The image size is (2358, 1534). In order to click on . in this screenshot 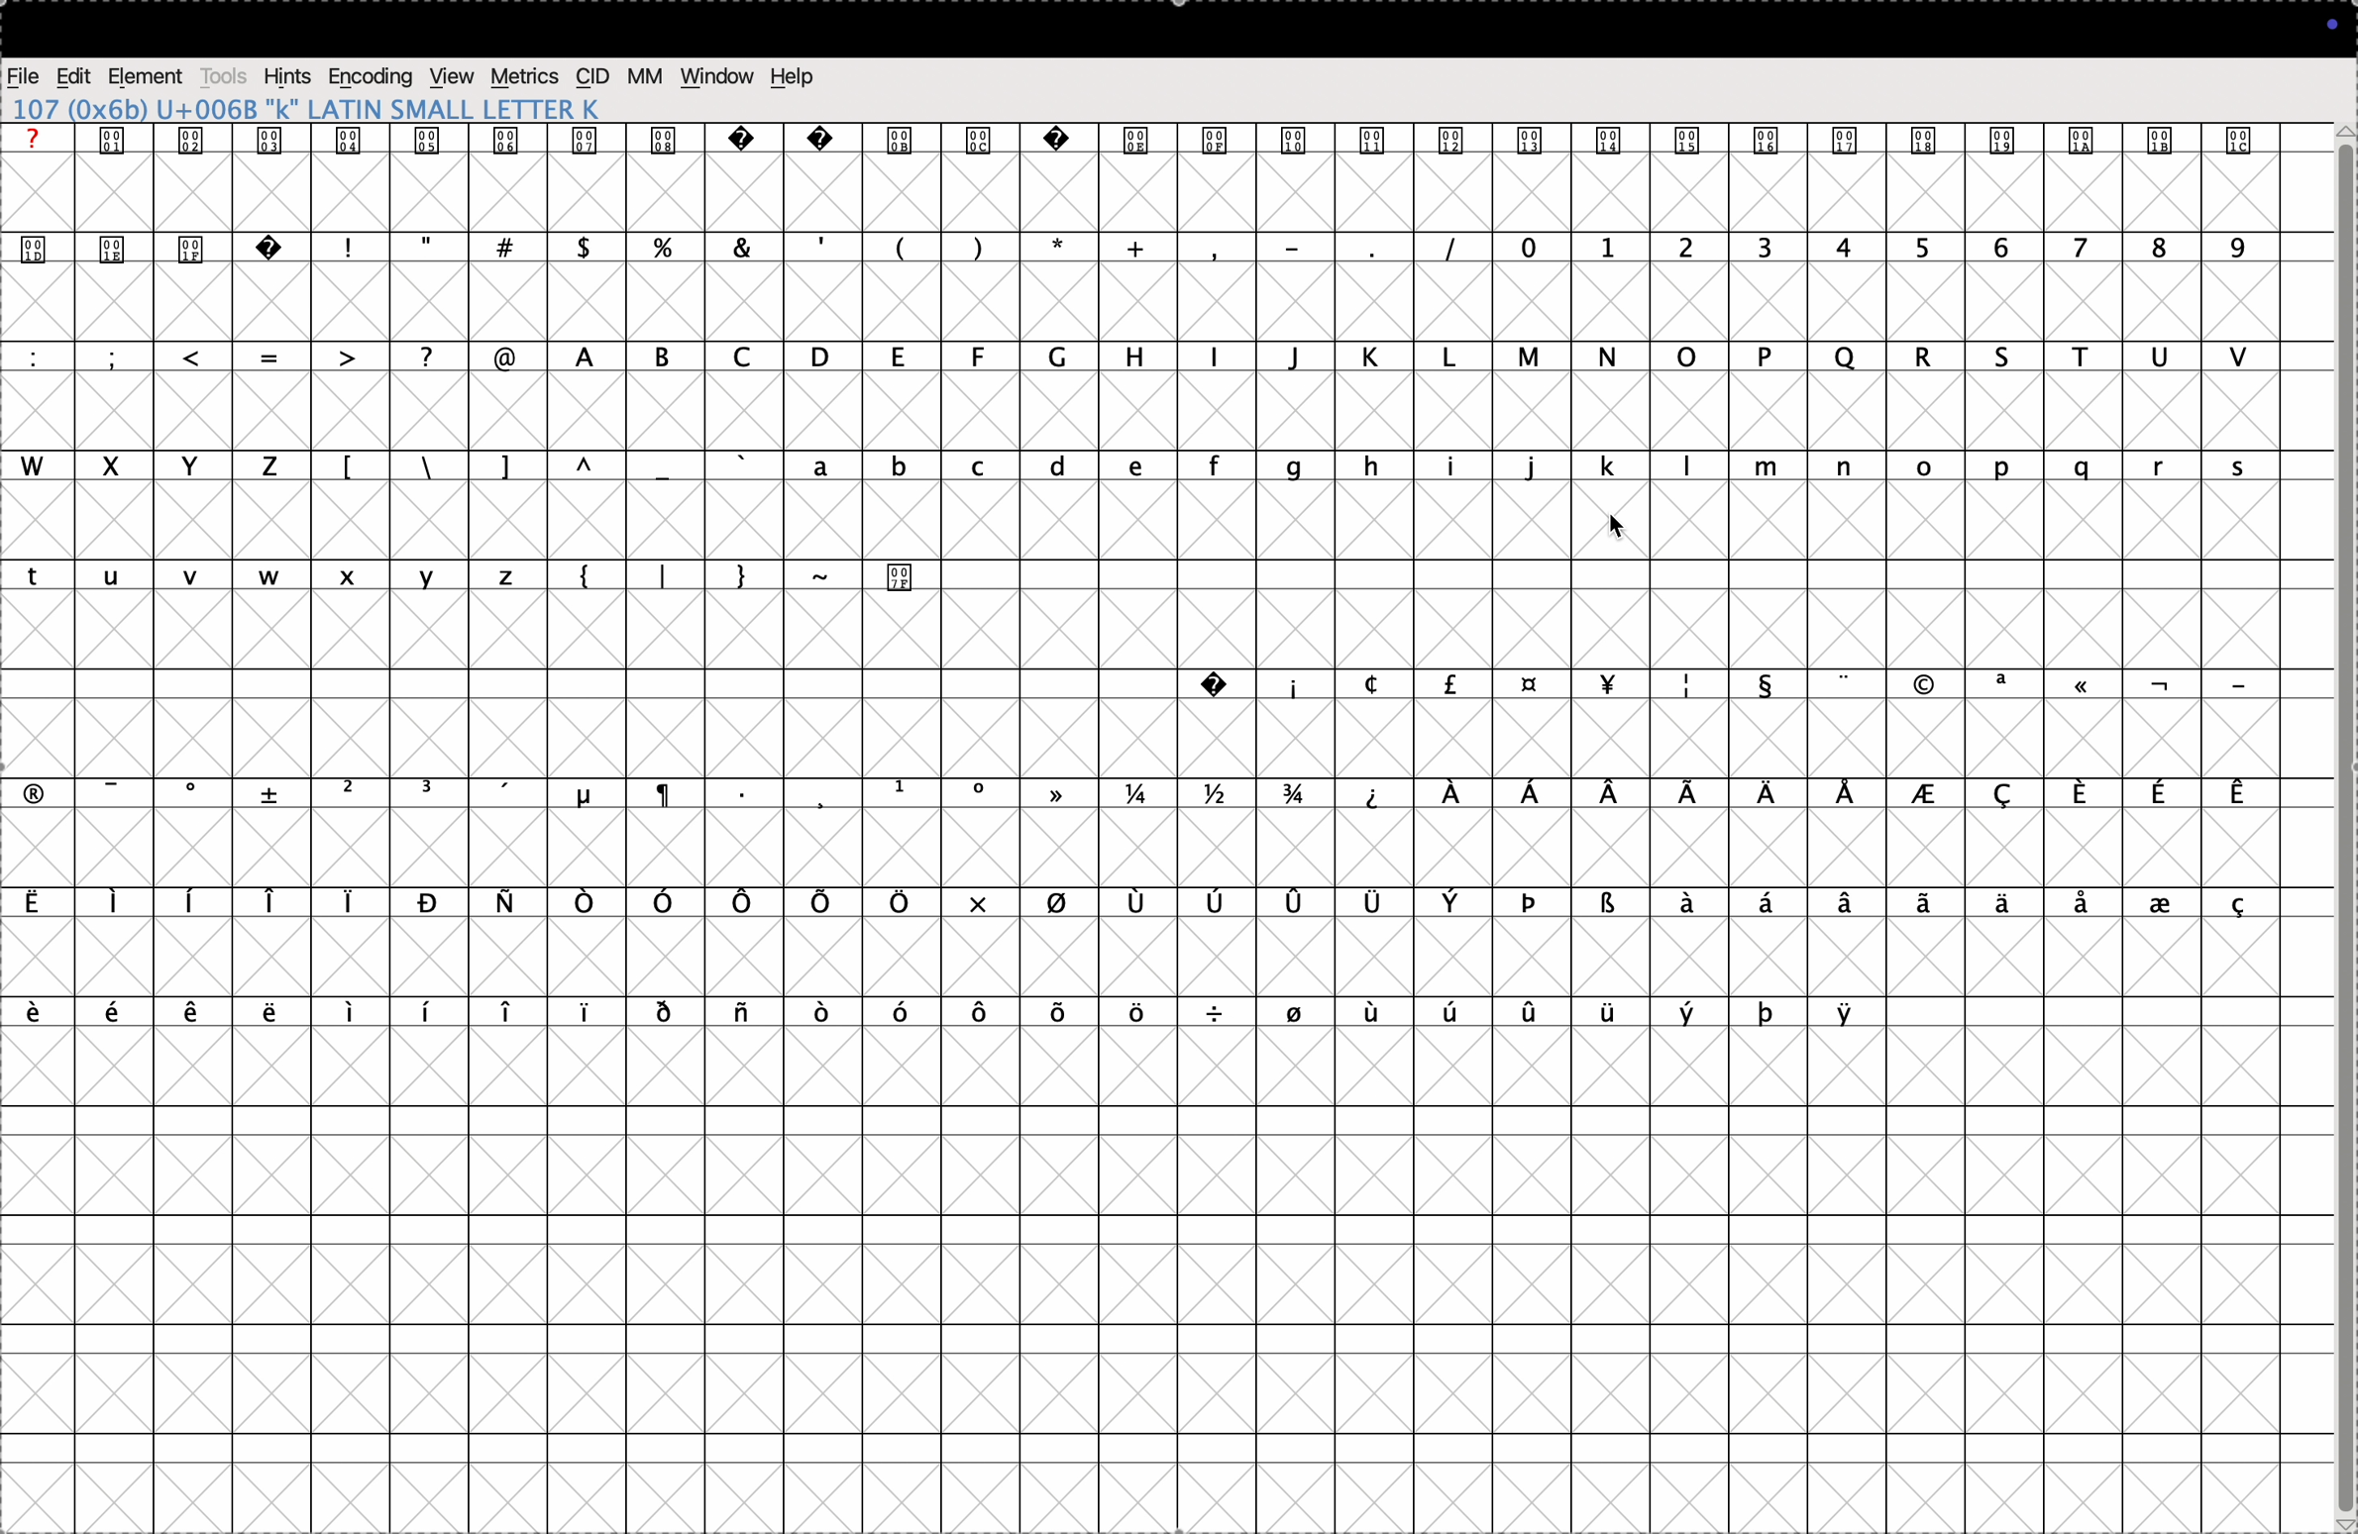, I will do `click(1384, 250)`.